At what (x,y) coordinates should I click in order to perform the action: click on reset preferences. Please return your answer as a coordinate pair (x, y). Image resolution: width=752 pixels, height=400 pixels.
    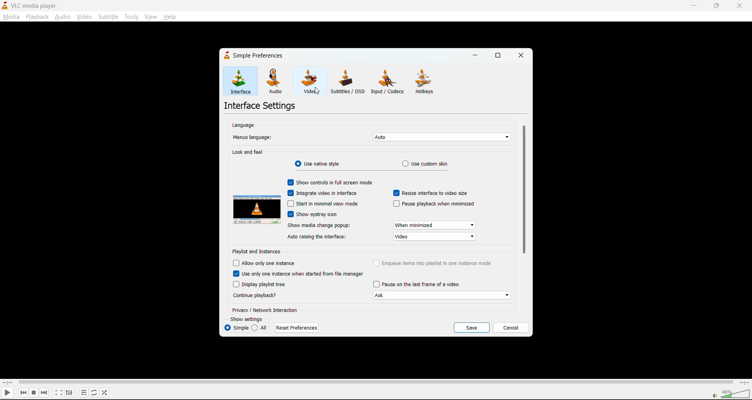
    Looking at the image, I should click on (297, 326).